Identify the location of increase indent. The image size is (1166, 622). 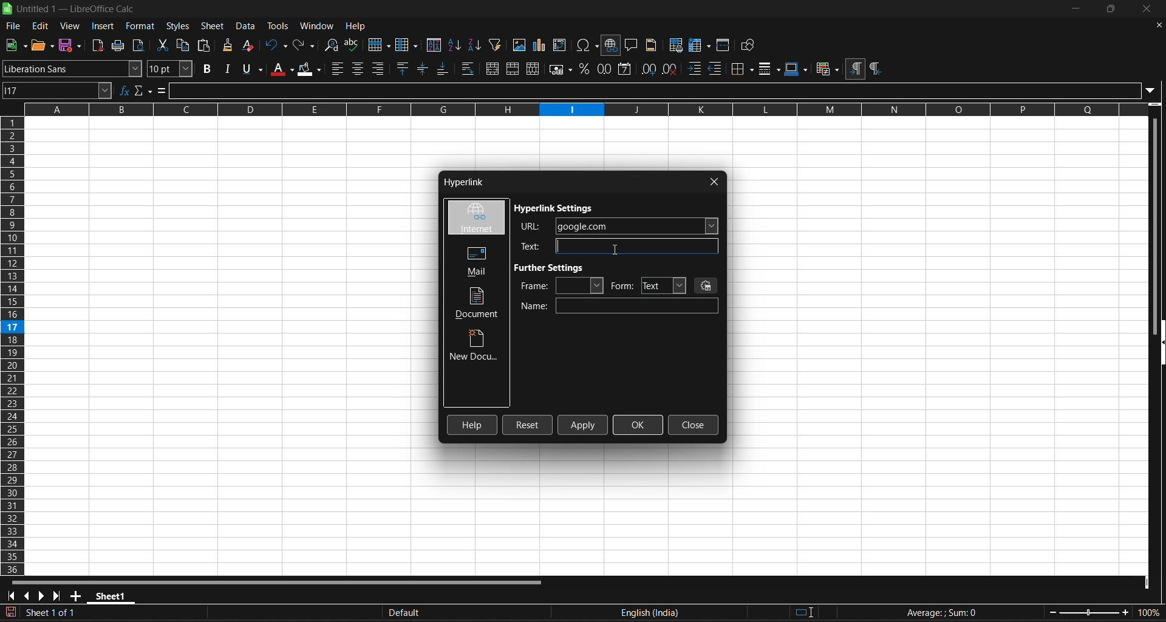
(695, 70).